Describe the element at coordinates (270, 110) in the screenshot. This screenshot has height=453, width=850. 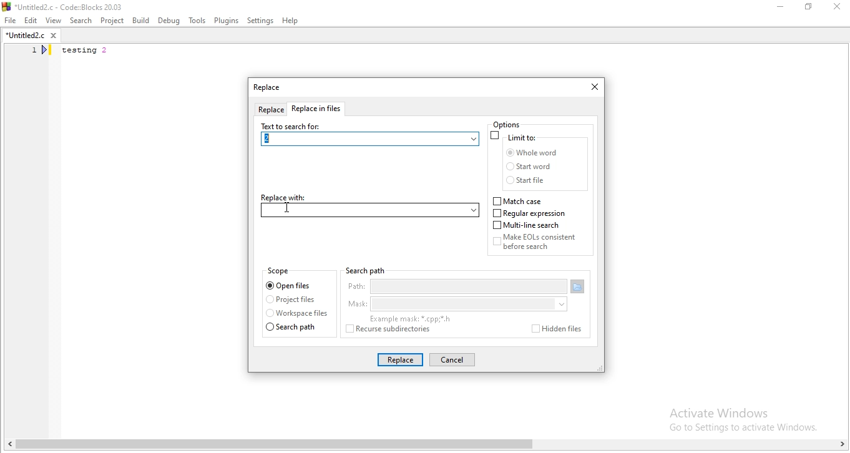
I see `replace` at that location.